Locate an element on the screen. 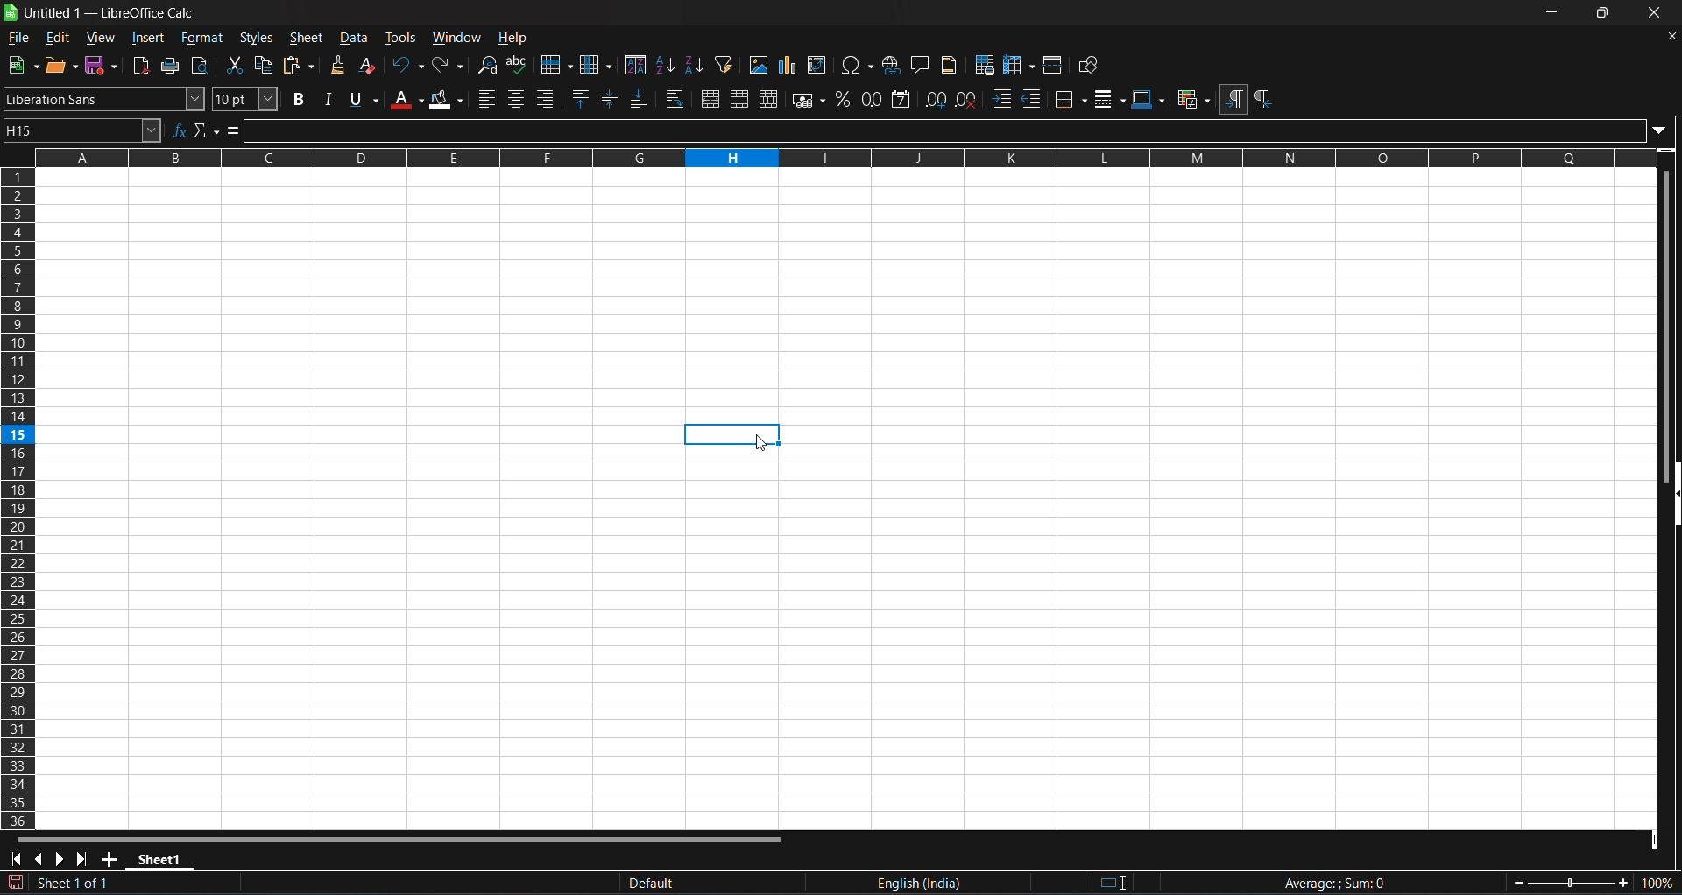 The width and height of the screenshot is (1682, 895). add new sheet is located at coordinates (111, 857).